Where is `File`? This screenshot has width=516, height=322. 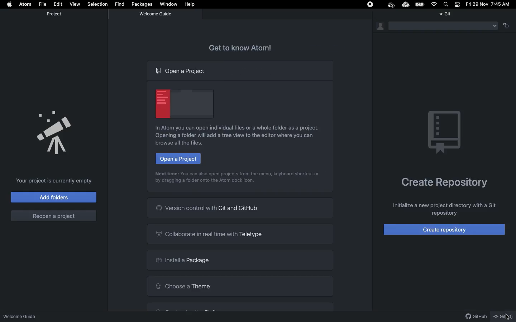 File is located at coordinates (43, 4).